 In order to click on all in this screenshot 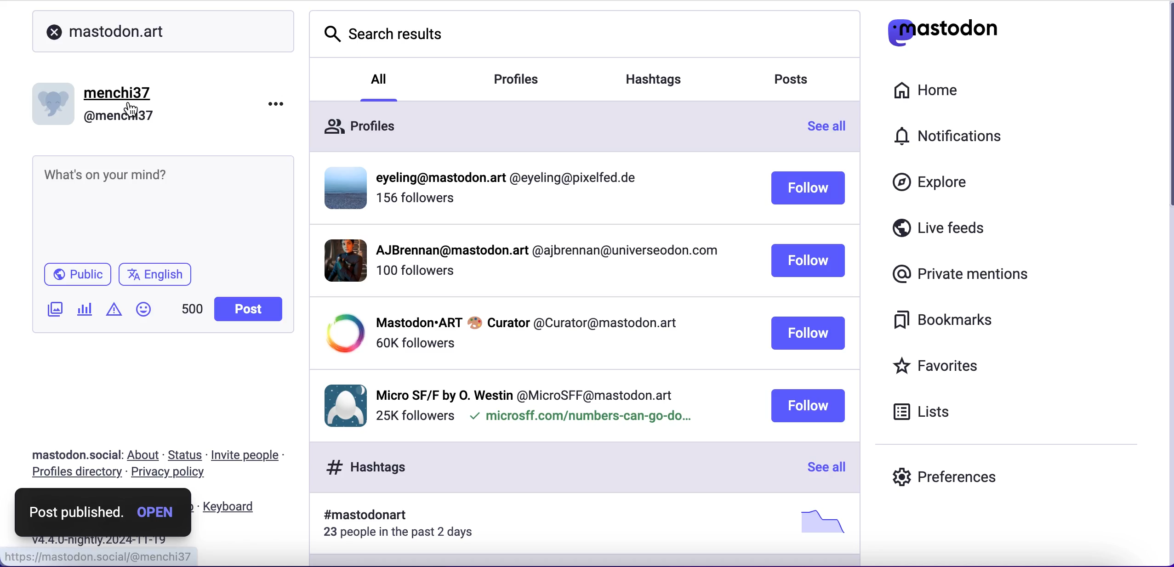, I will do `click(376, 78)`.